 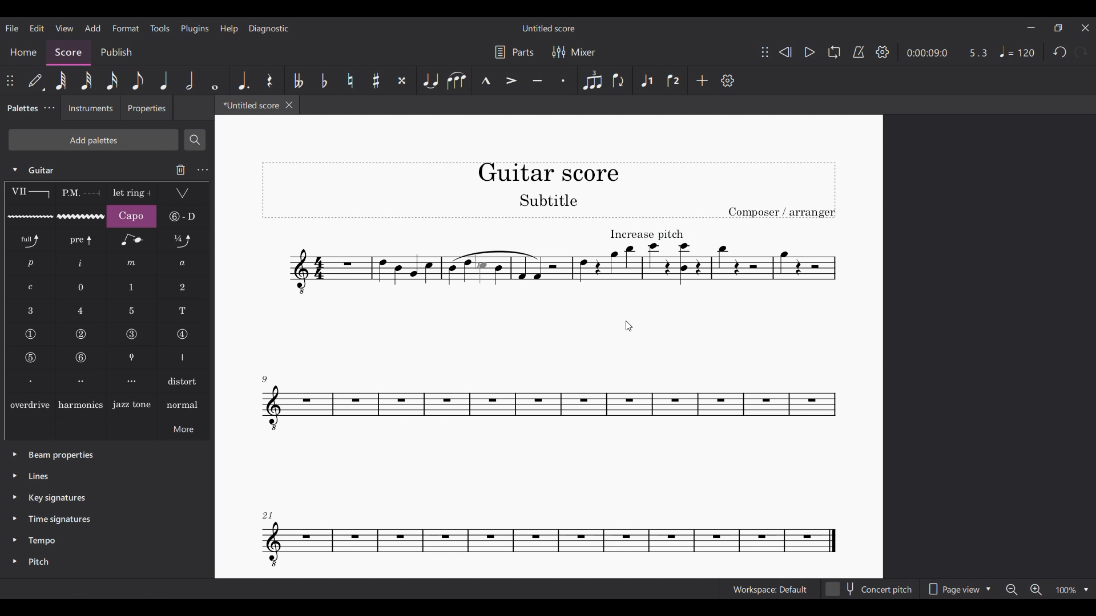 What do you see at coordinates (132, 311) in the screenshot?
I see `LH guitar fingering 5` at bounding box center [132, 311].